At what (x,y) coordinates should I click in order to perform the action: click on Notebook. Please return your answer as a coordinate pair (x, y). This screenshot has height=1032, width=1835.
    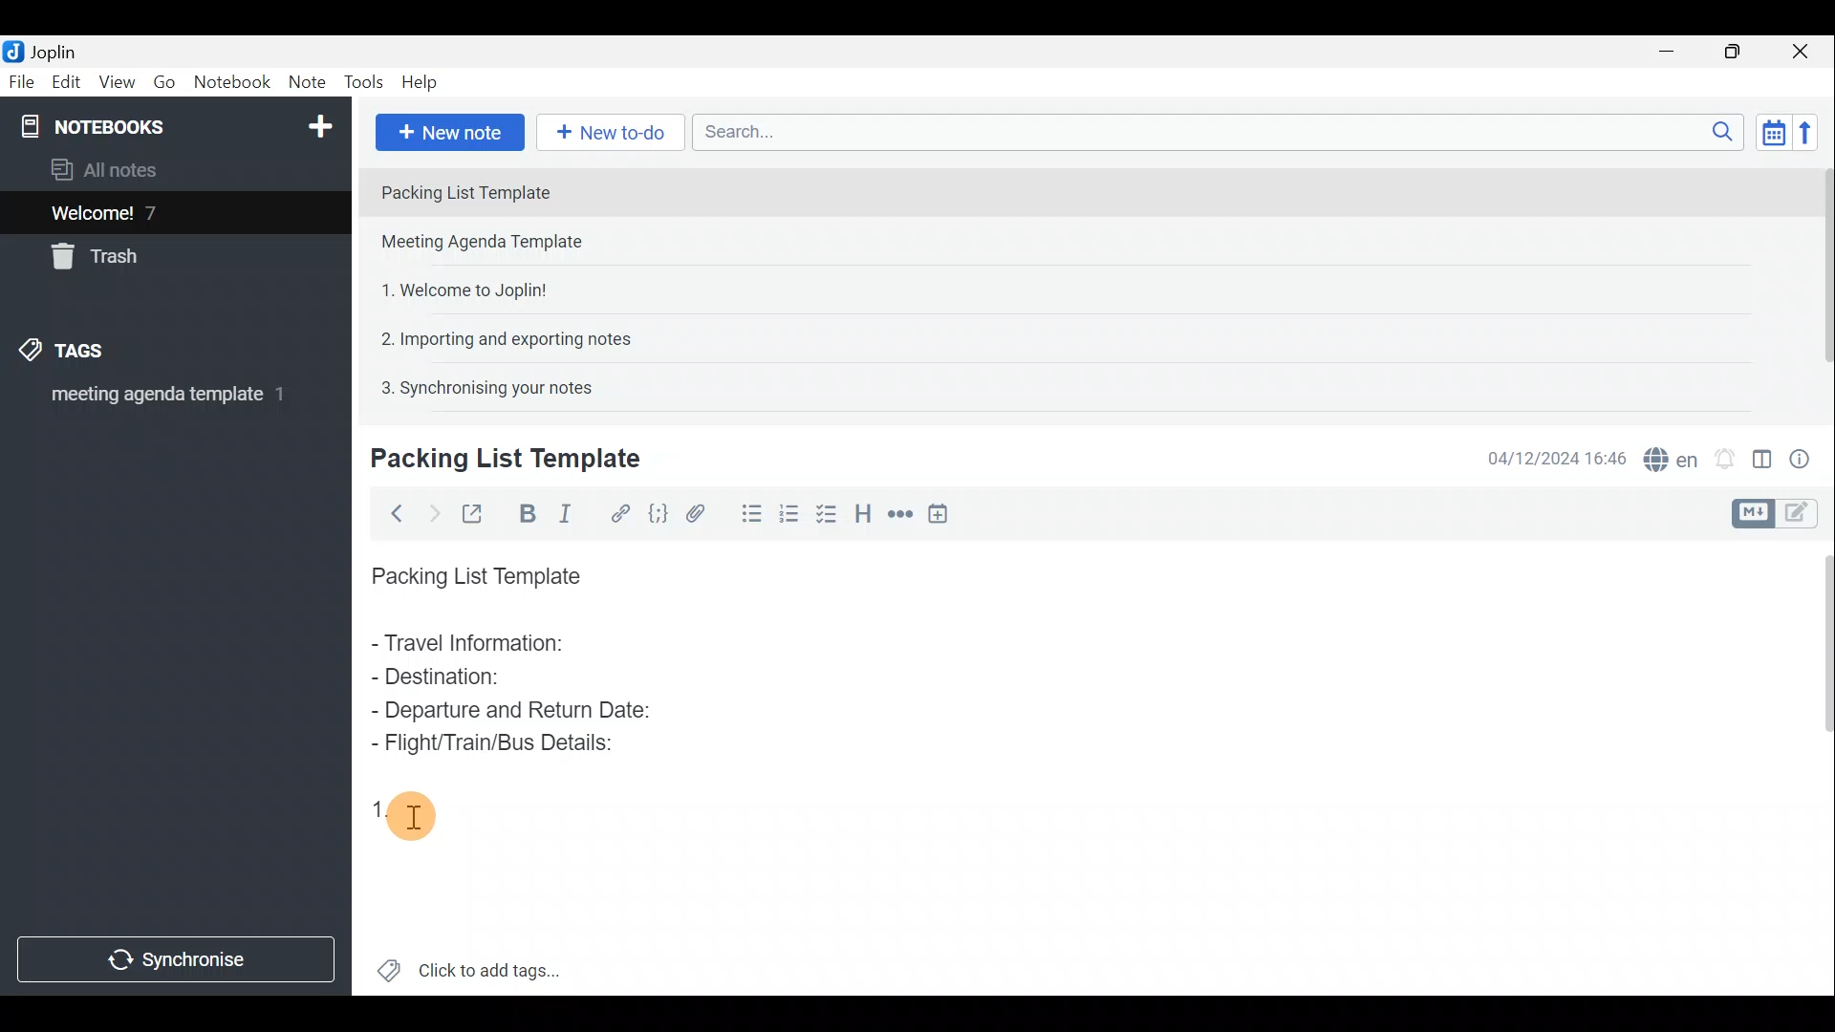
    Looking at the image, I should click on (173, 124).